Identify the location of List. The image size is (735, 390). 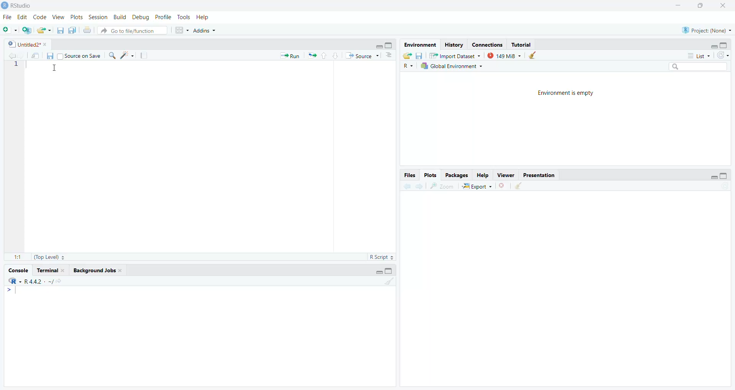
(698, 56).